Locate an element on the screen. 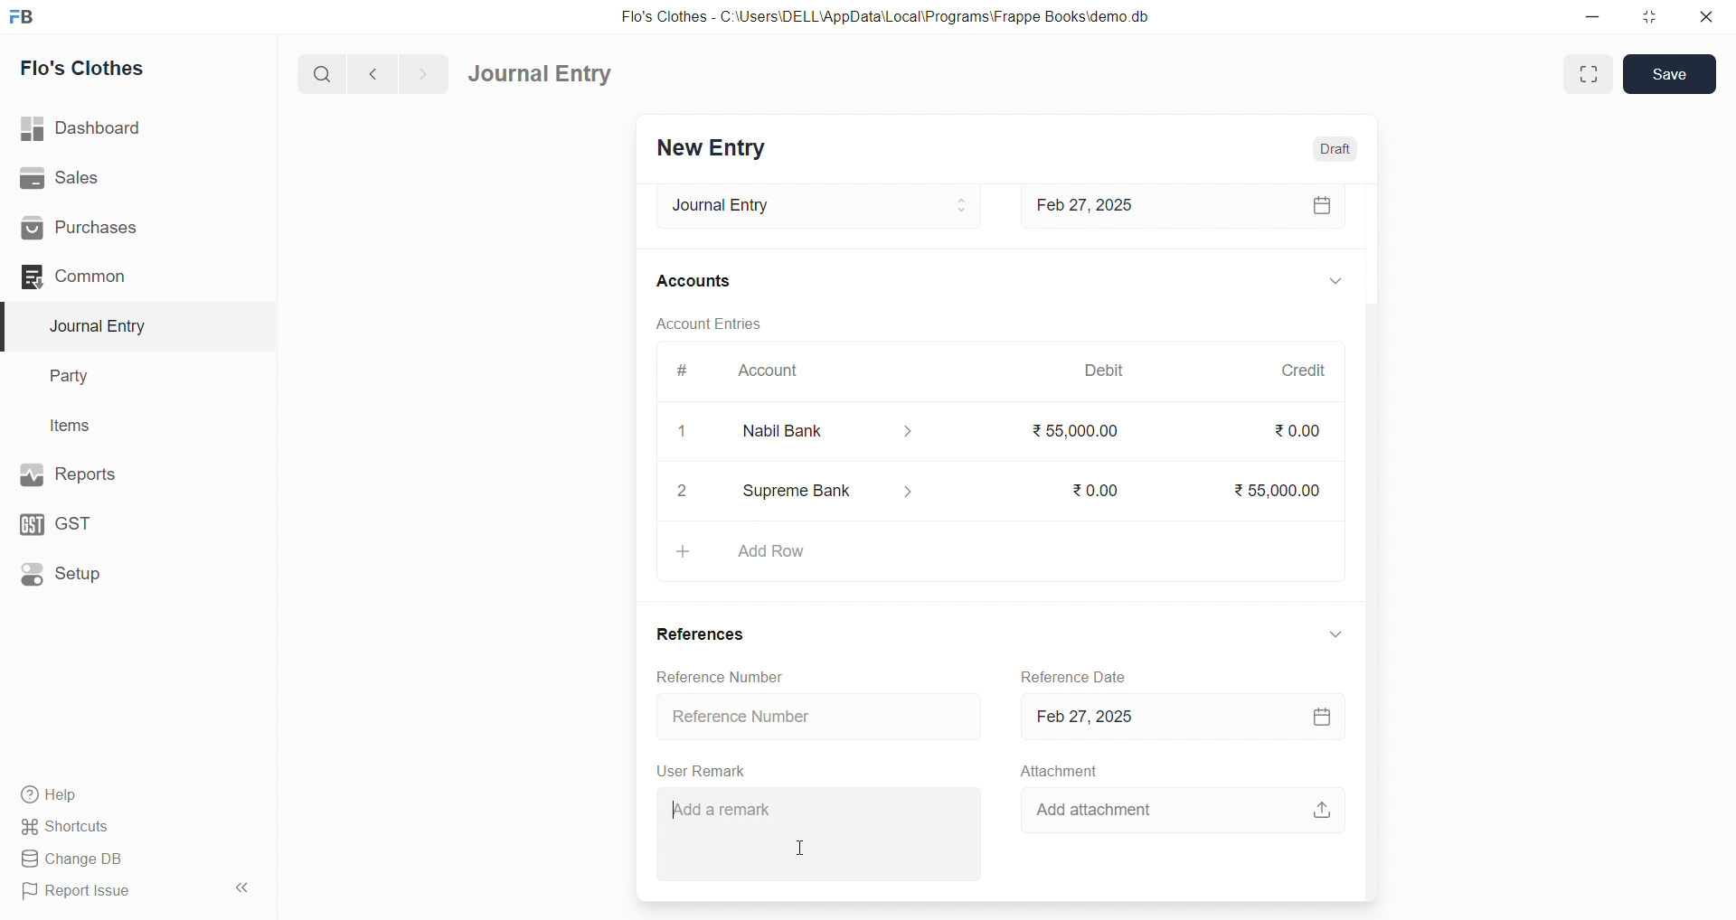  ₹0.00 is located at coordinates (1090, 489).